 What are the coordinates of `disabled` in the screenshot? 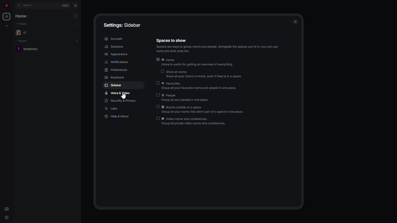 It's located at (158, 107).